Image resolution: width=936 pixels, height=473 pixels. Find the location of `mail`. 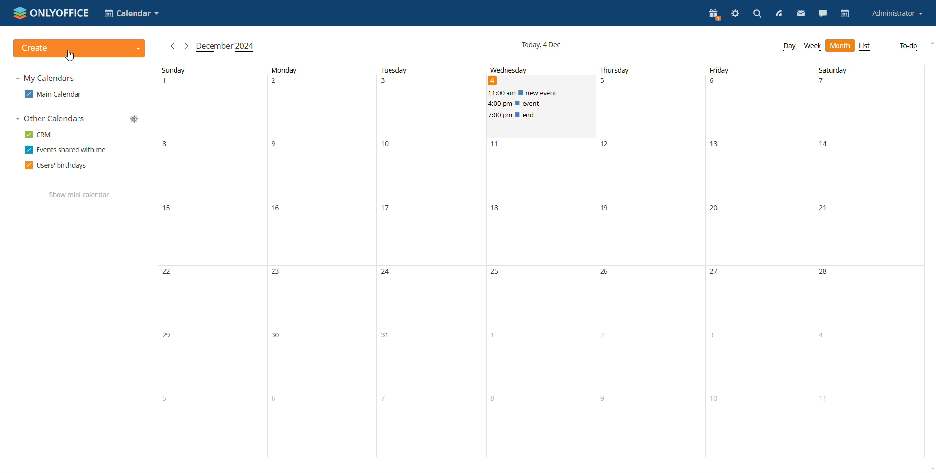

mail is located at coordinates (800, 13).